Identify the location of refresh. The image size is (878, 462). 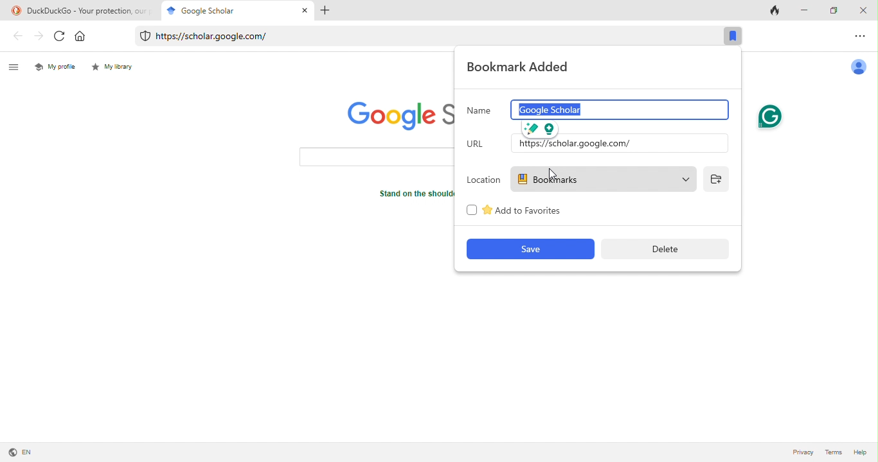
(60, 38).